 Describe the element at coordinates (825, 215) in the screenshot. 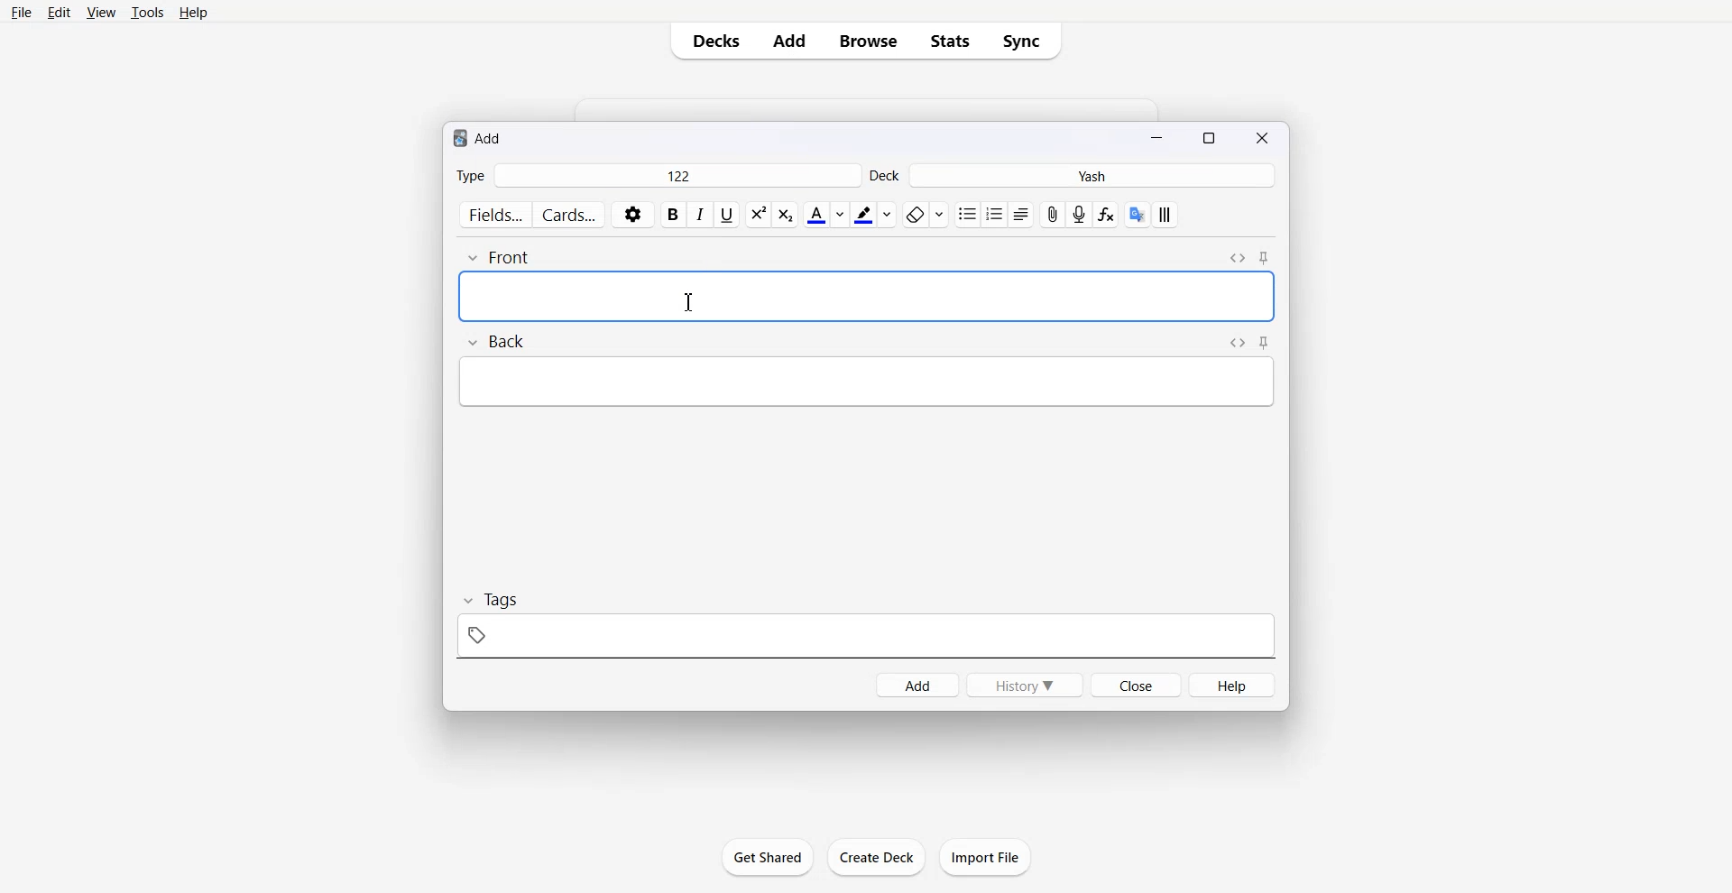

I see `Text color` at that location.